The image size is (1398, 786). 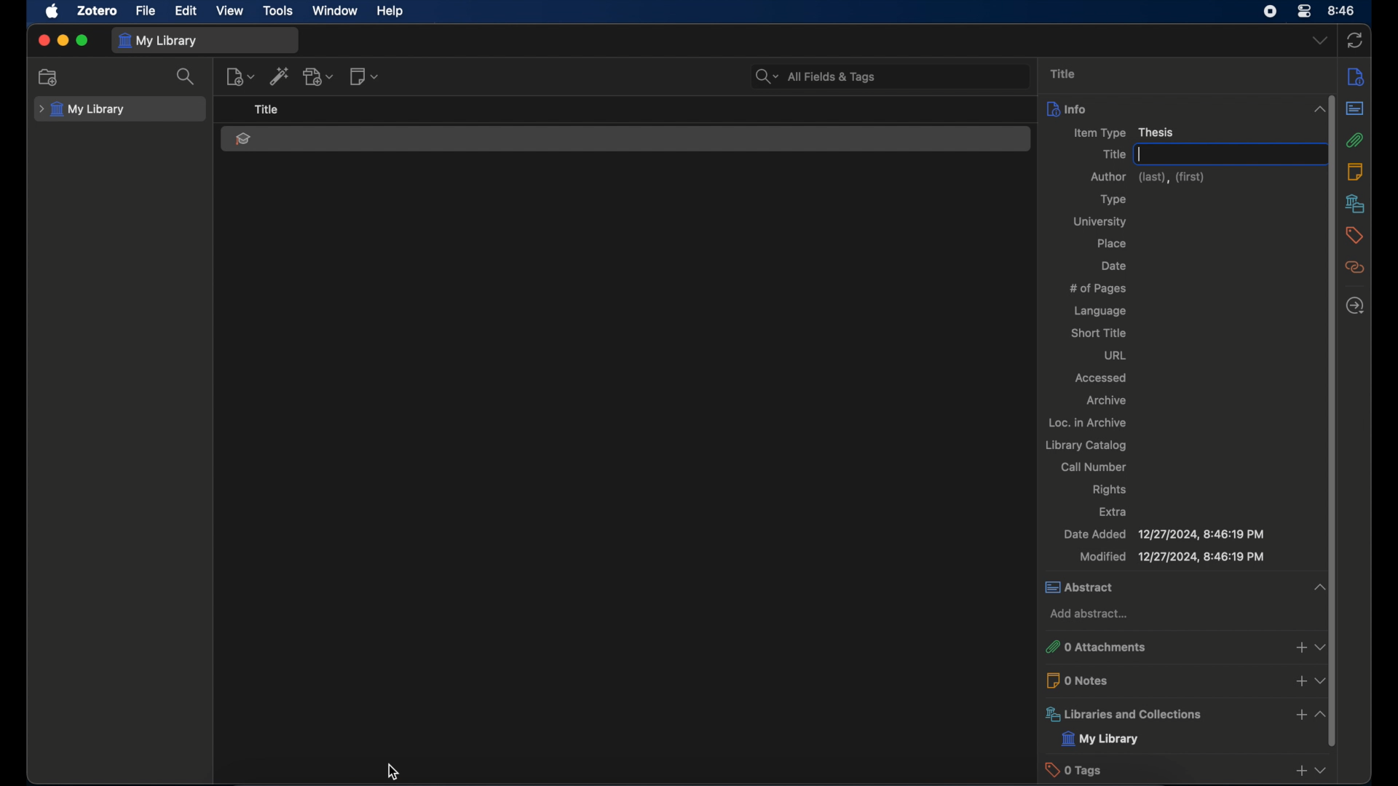 I want to click on 0 tags, so click(x=1161, y=770).